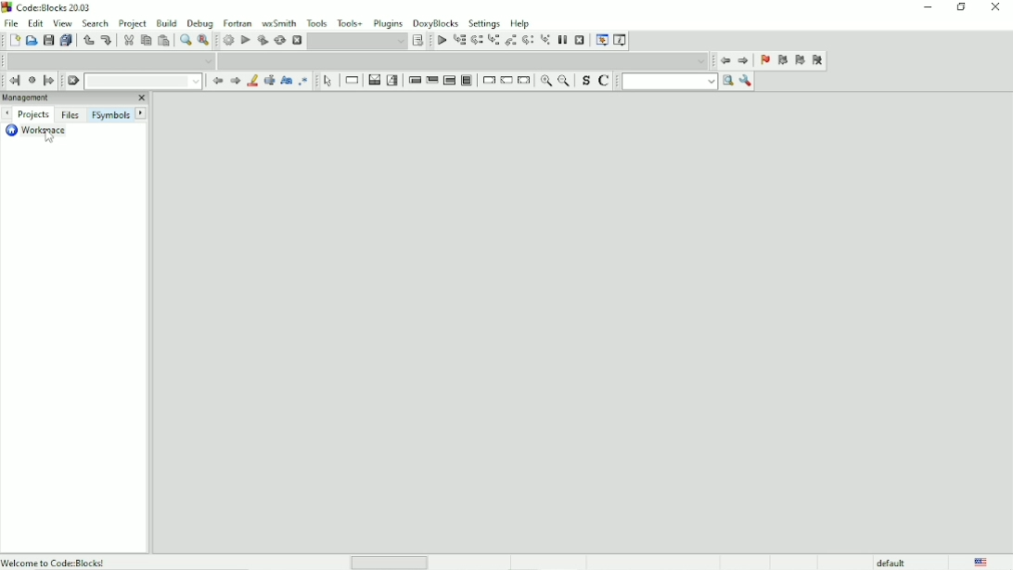  I want to click on Exit condition loop, so click(432, 81).